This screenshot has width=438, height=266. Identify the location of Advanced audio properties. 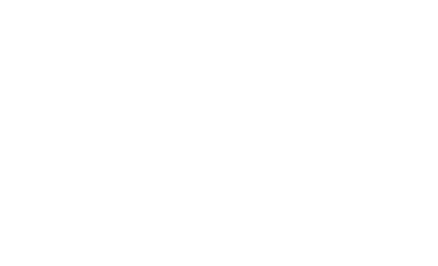
(182, 251).